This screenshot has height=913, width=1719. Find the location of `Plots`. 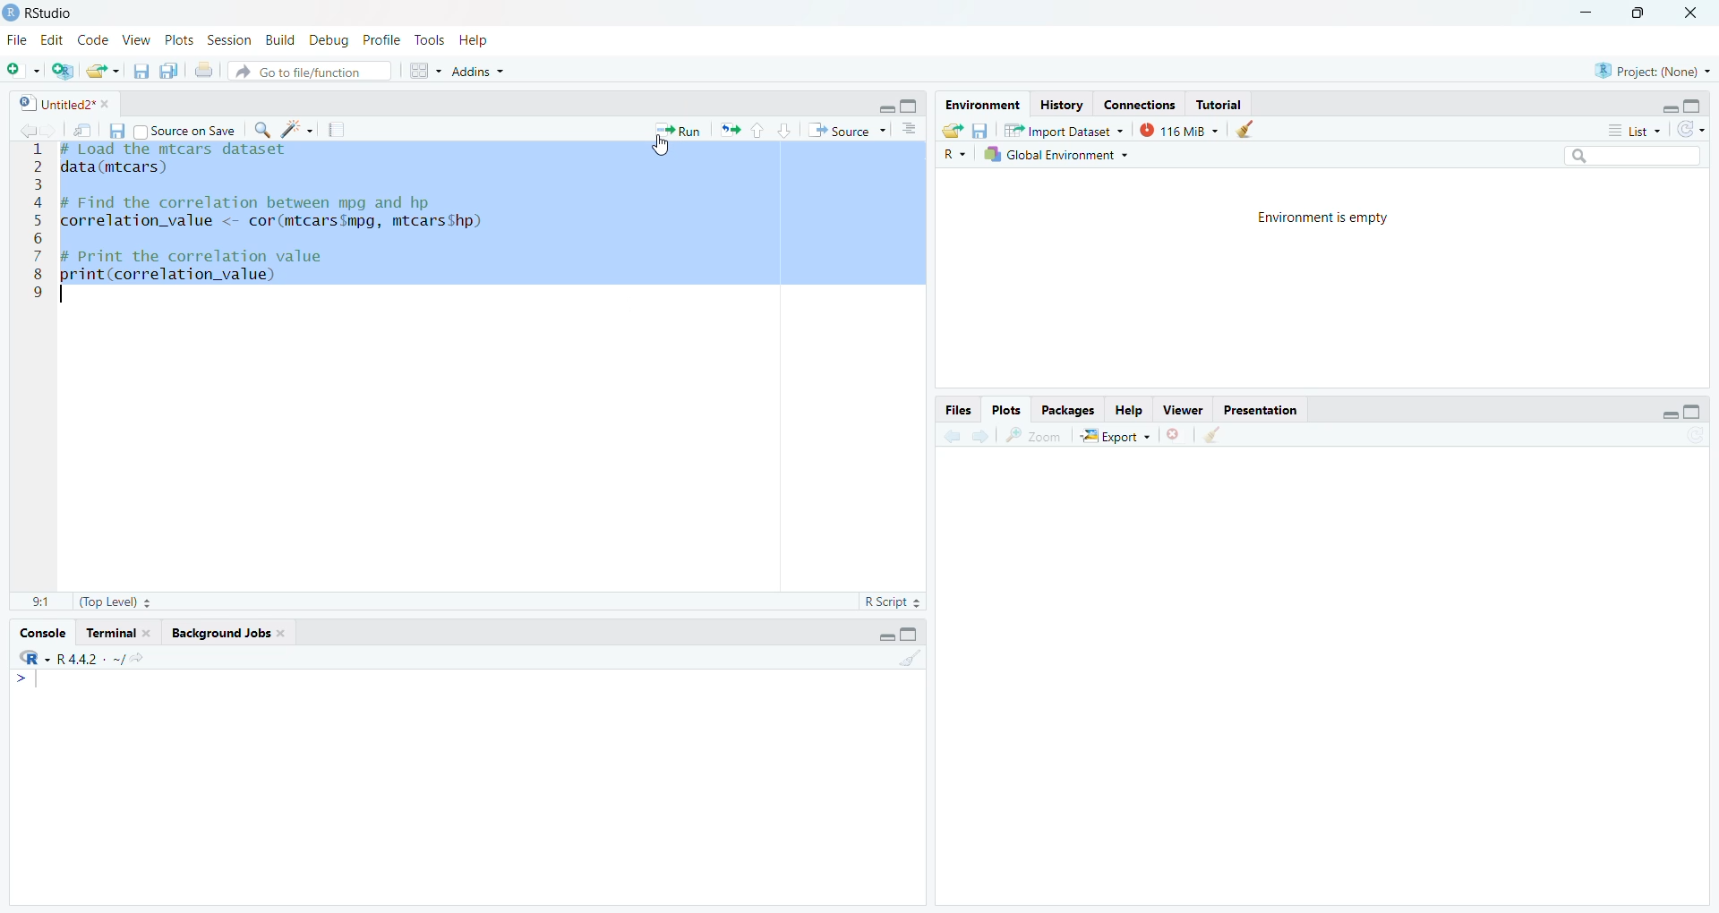

Plots is located at coordinates (1006, 409).